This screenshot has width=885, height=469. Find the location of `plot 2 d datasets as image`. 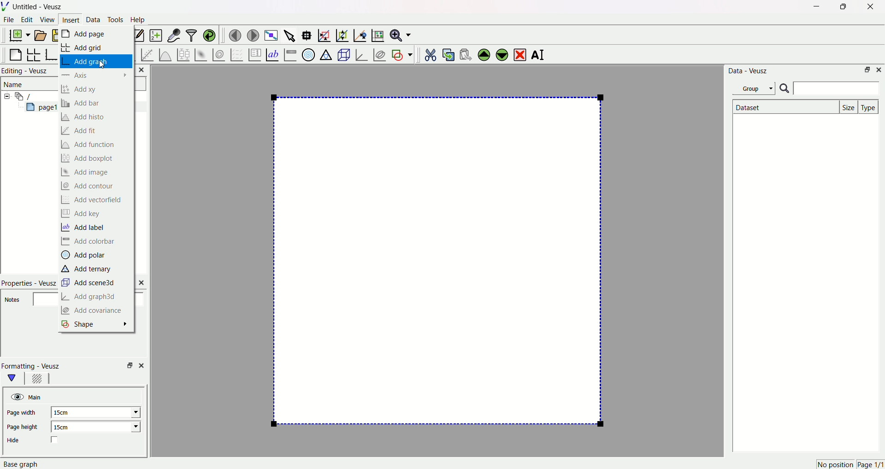

plot 2 d datasets as image is located at coordinates (201, 54).